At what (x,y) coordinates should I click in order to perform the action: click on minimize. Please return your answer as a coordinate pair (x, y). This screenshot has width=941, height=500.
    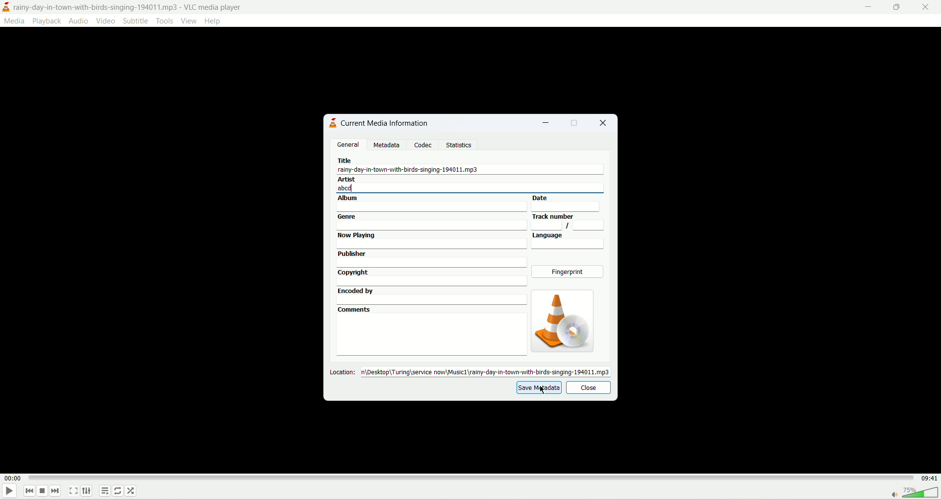
    Looking at the image, I should click on (545, 124).